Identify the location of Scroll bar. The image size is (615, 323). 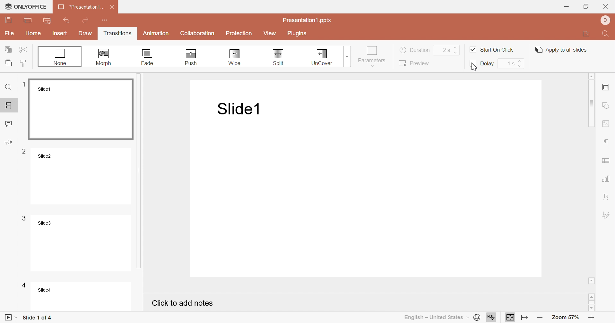
(592, 303).